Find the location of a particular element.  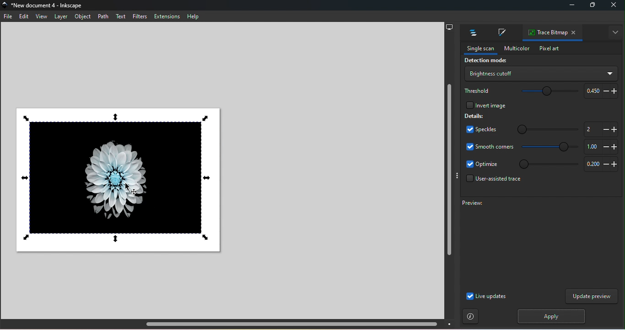

Vertical scroll bar is located at coordinates (448, 176).